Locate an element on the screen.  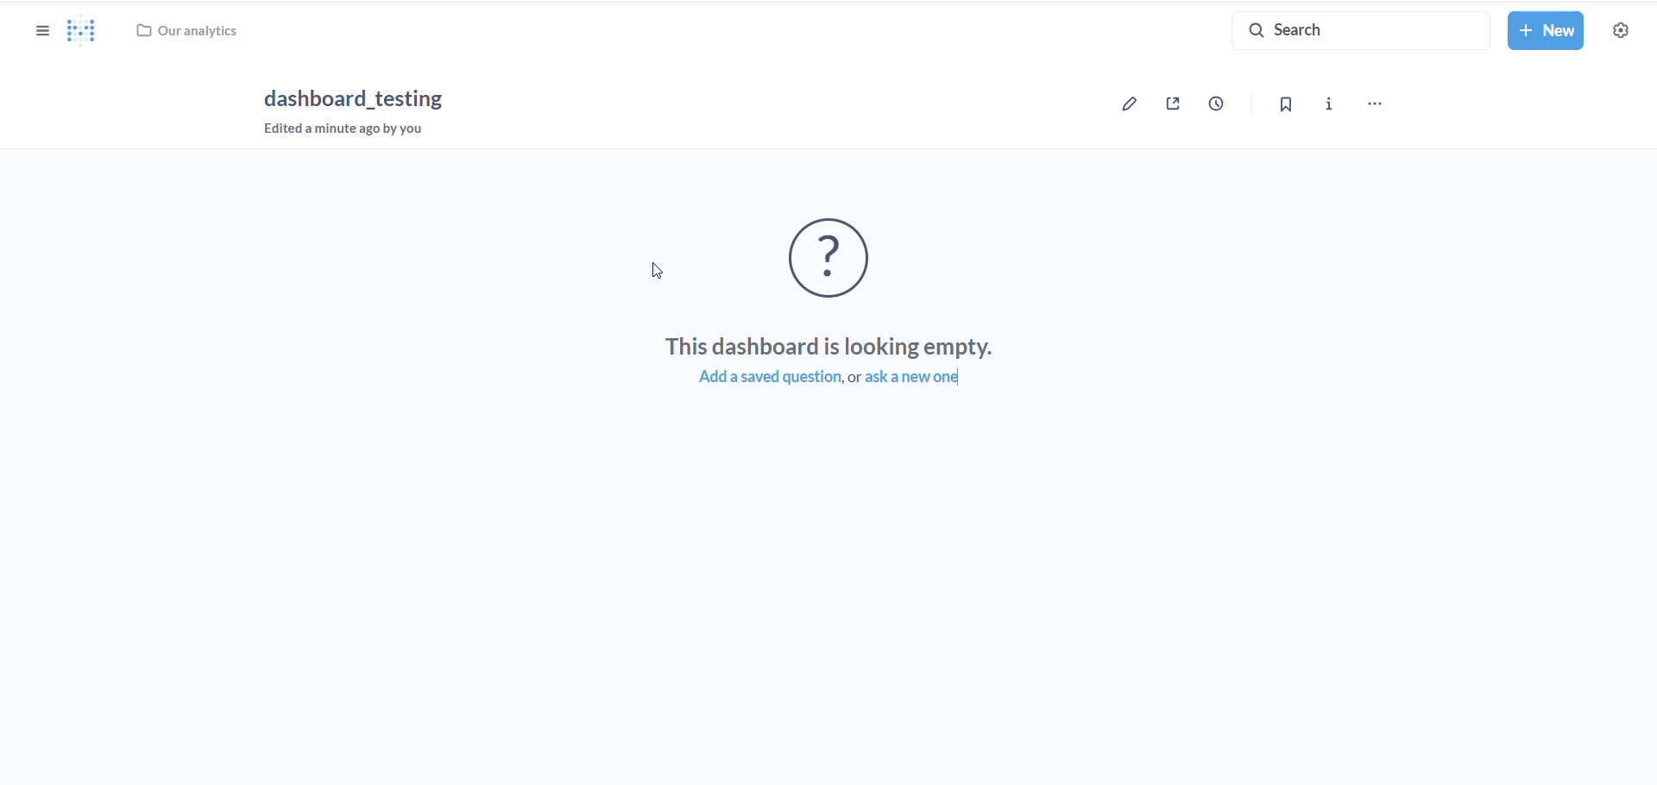
bookmark is located at coordinates (1293, 107).